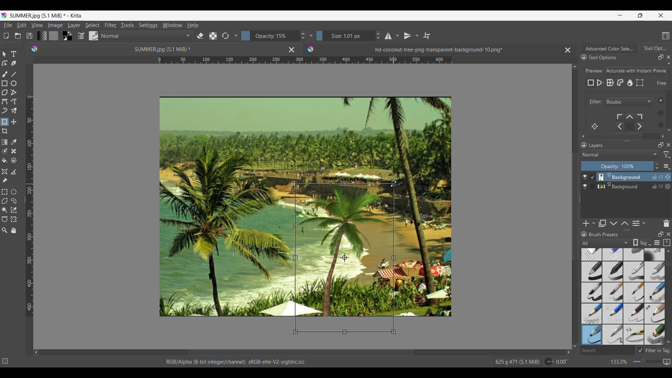 The height and width of the screenshot is (378, 672). What do you see at coordinates (668, 57) in the screenshot?
I see `Close docker` at bounding box center [668, 57].